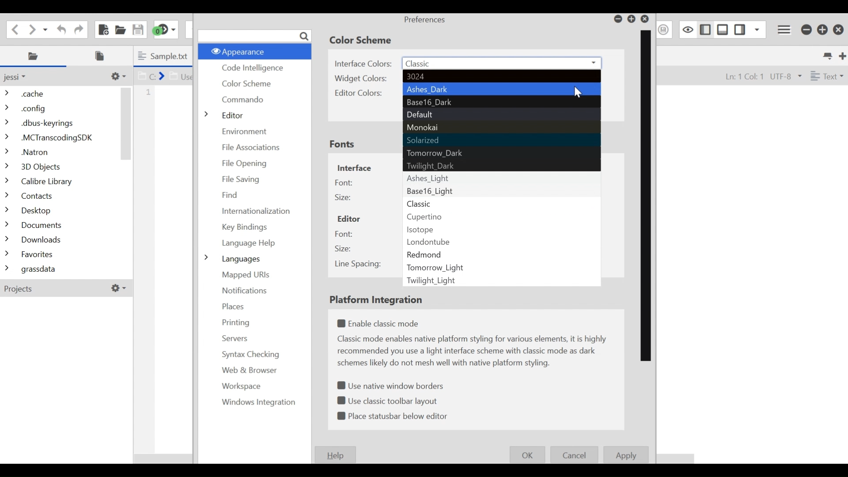 The image size is (848, 477). What do you see at coordinates (77, 28) in the screenshot?
I see `Redo` at bounding box center [77, 28].